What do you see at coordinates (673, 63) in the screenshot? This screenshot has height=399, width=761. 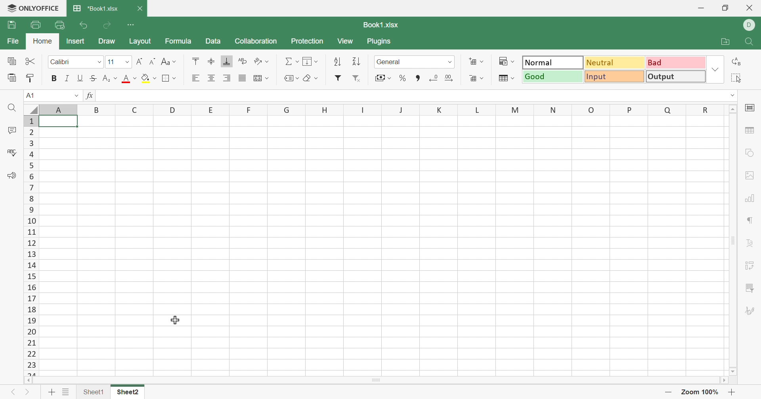 I see `Bad` at bounding box center [673, 63].